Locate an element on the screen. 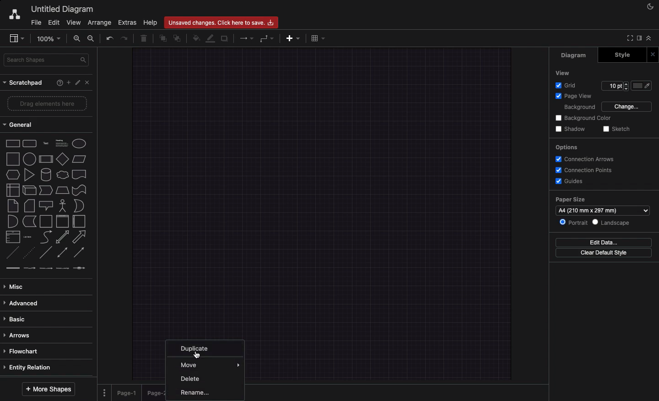  Guides  is located at coordinates (569, 180).